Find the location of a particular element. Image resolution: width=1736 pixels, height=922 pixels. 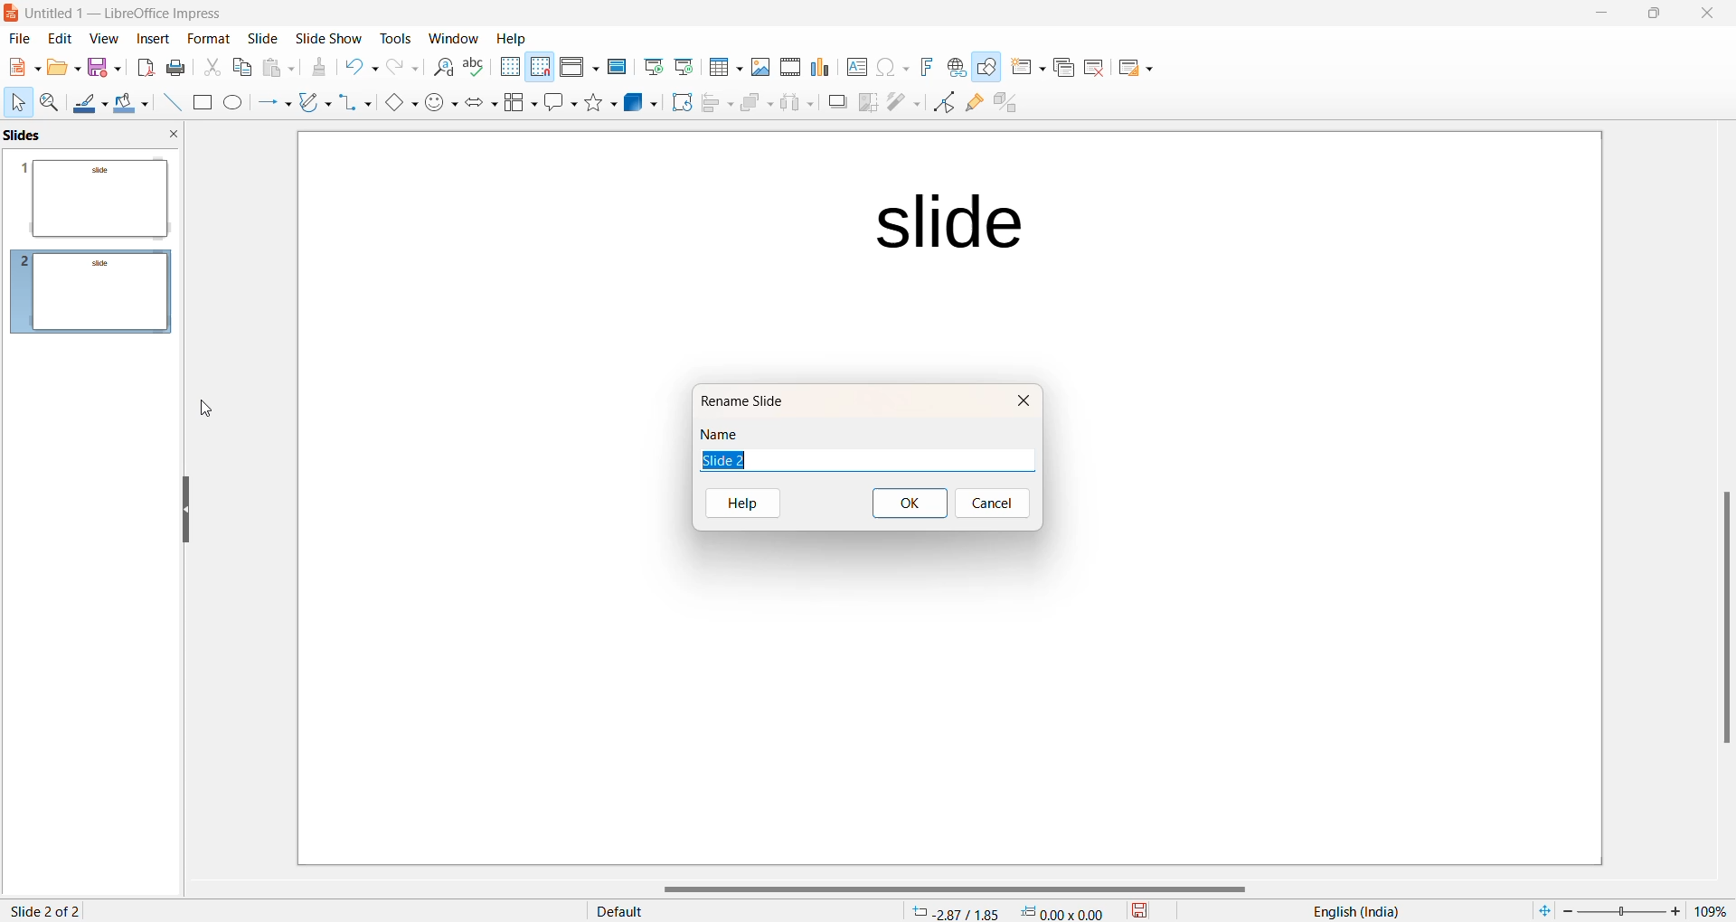

Insert audio and video is located at coordinates (788, 66).